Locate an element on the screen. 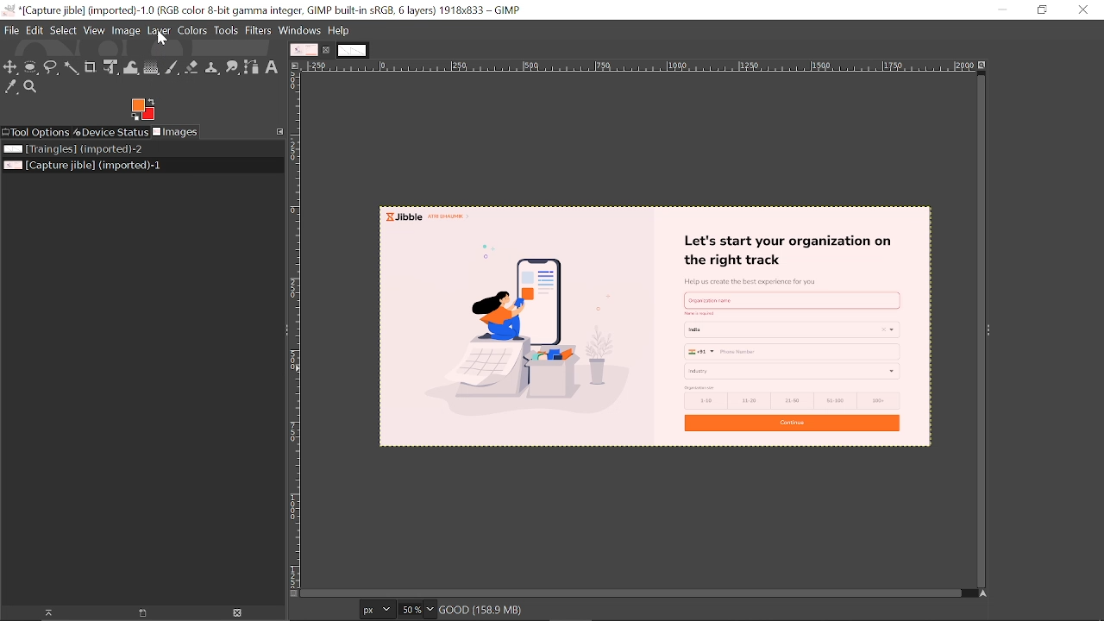  Access this image menu is located at coordinates (295, 66).